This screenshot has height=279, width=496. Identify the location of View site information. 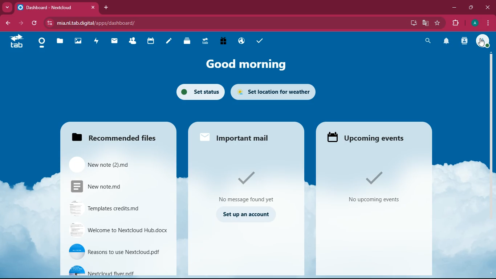
(48, 23).